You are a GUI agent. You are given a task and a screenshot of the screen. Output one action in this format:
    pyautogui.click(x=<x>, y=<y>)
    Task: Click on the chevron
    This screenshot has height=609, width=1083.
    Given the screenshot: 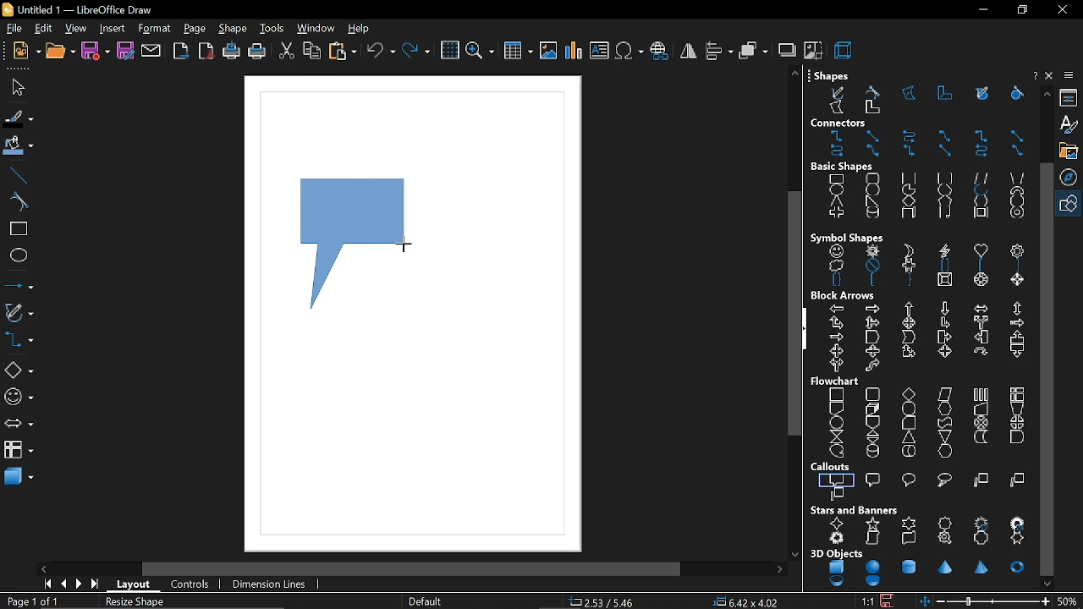 What is the action you would take?
    pyautogui.click(x=909, y=337)
    